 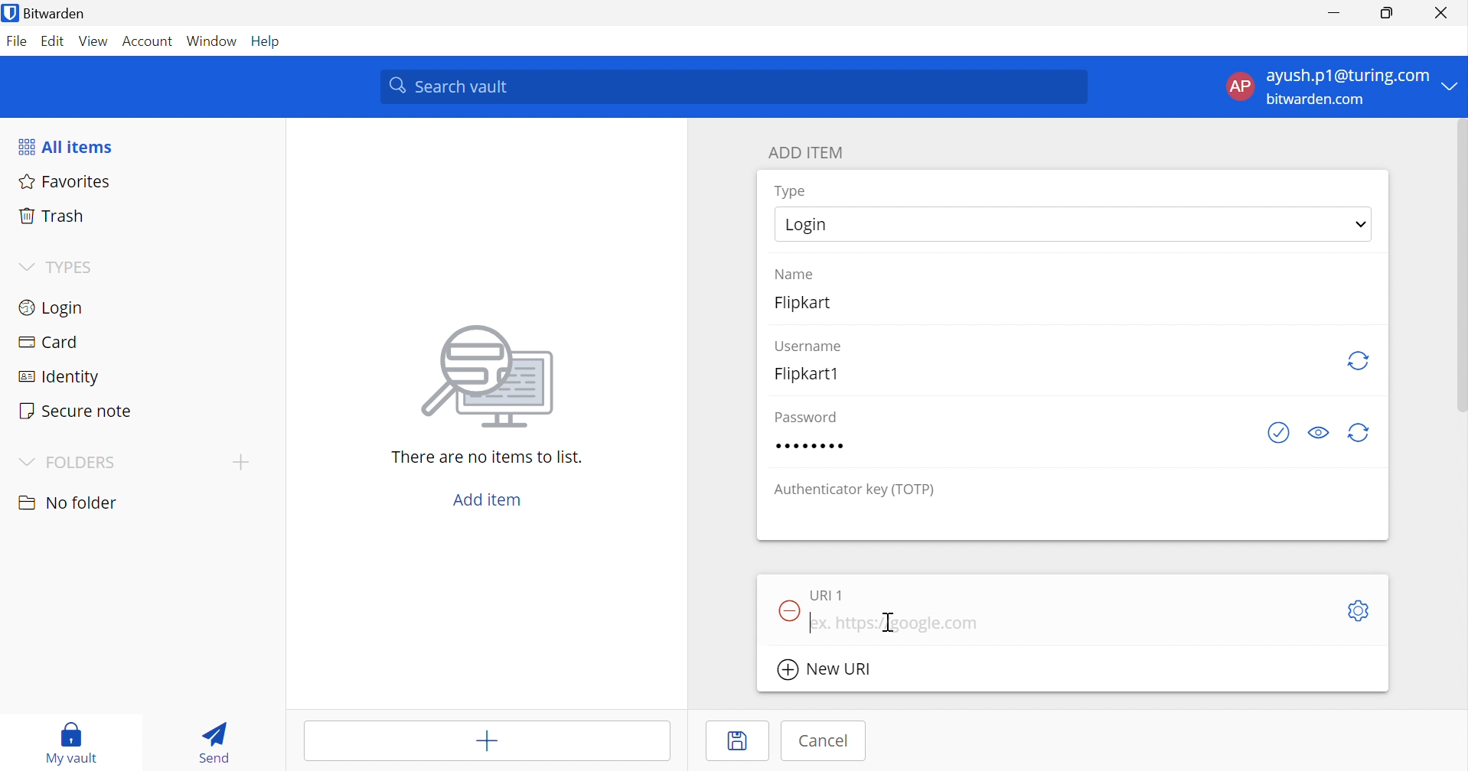 I want to click on New URL, so click(x=834, y=671).